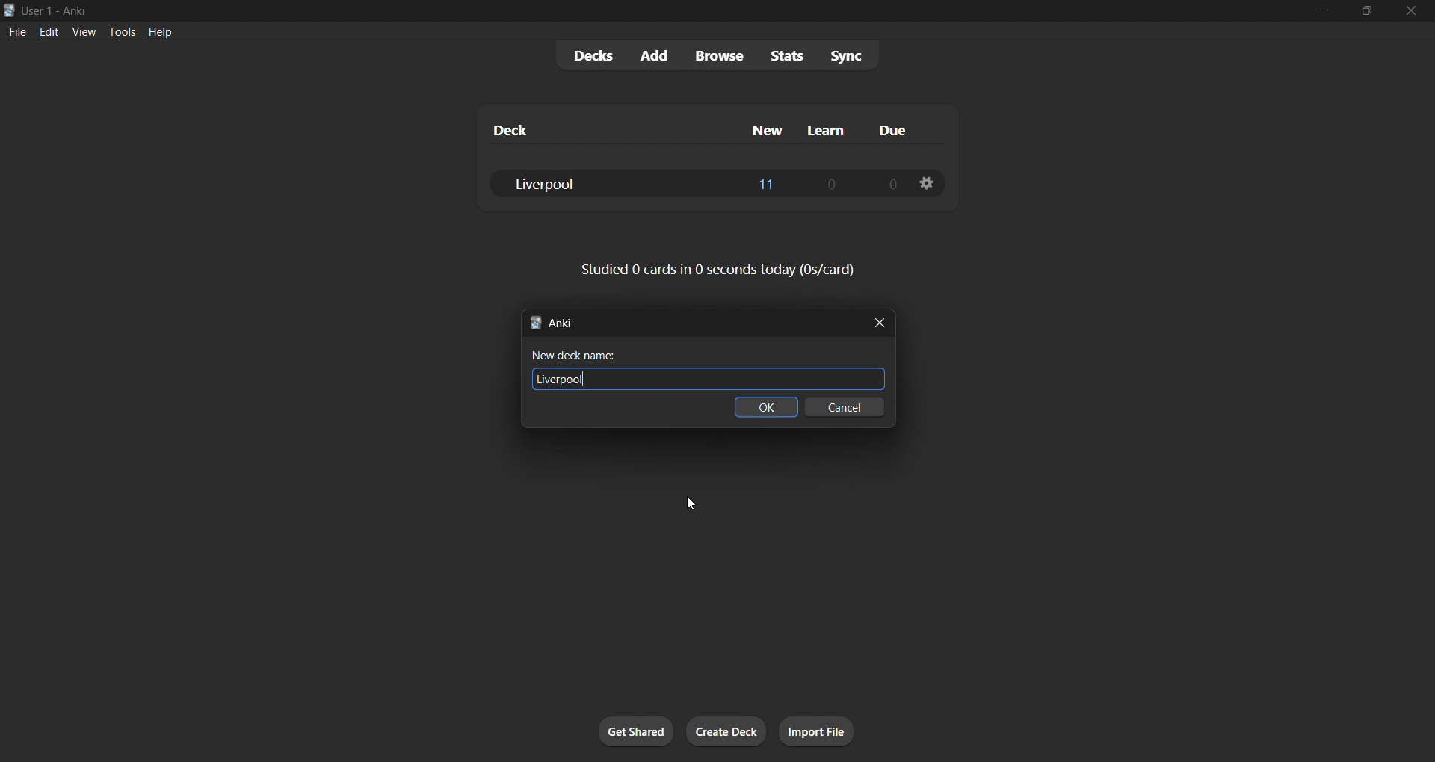  I want to click on help, so click(163, 32).